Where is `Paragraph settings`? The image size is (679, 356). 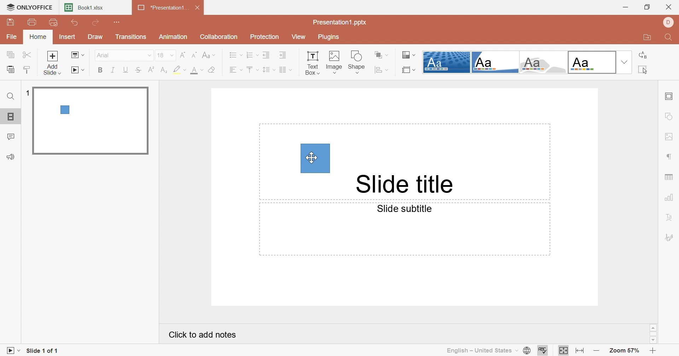
Paragraph settings is located at coordinates (669, 156).